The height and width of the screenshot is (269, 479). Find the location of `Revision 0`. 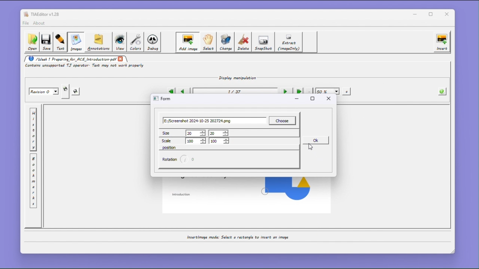

Revision 0 is located at coordinates (44, 92).